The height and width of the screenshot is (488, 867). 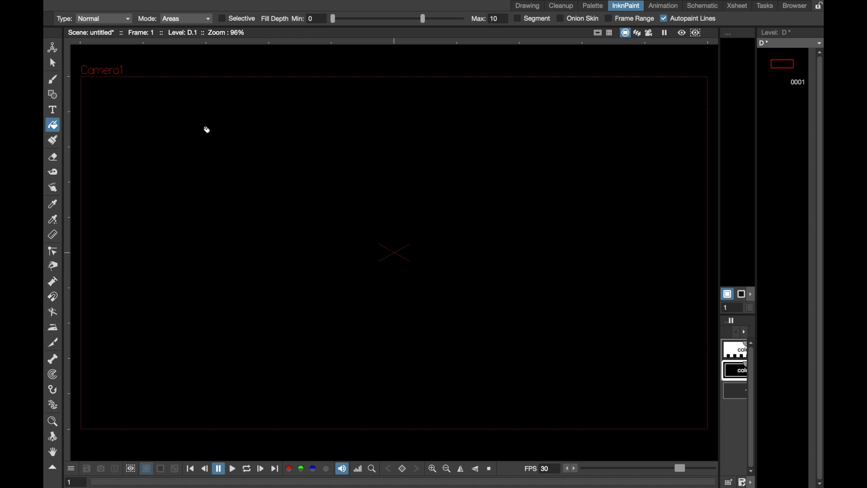 I want to click on zoom, so click(x=372, y=469).